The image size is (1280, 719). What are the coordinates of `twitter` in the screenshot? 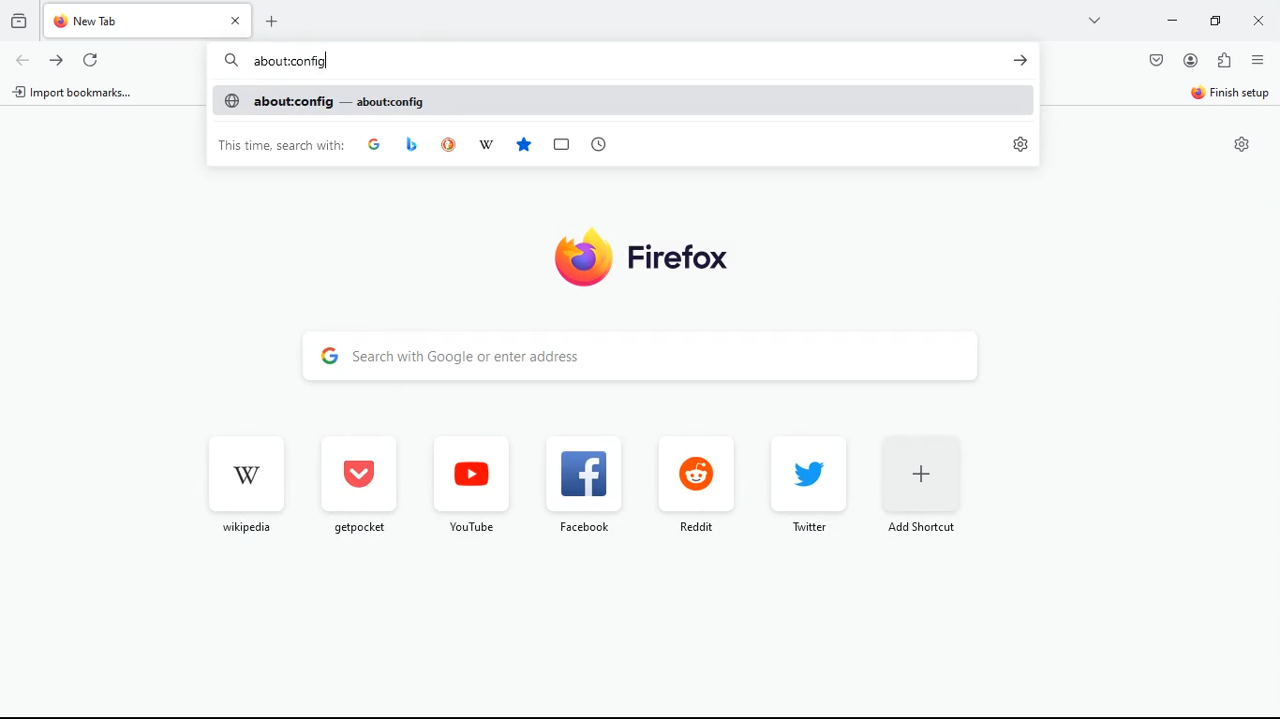 It's located at (801, 483).